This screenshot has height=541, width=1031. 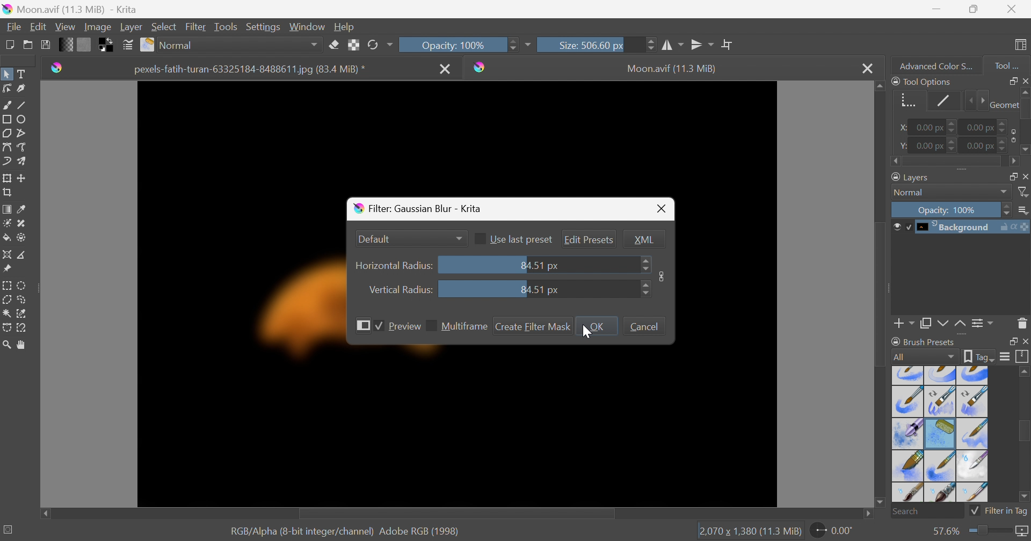 What do you see at coordinates (1022, 325) in the screenshot?
I see `Delete the layer or mask` at bounding box center [1022, 325].